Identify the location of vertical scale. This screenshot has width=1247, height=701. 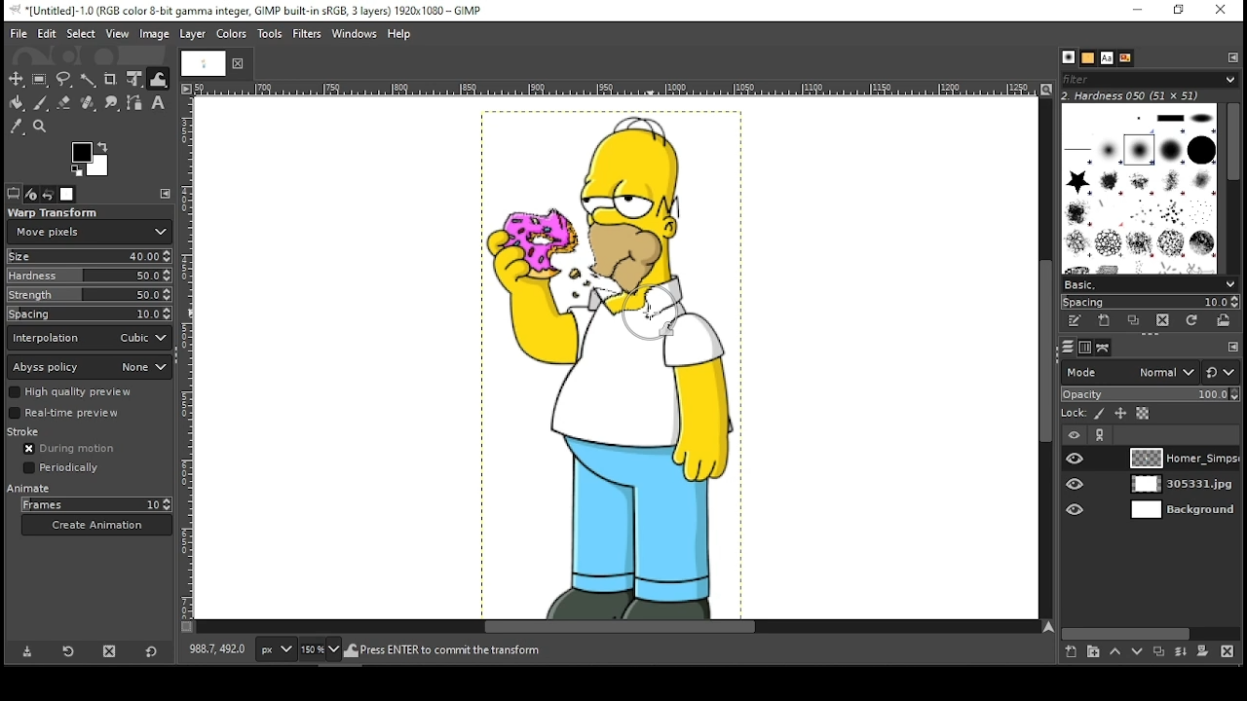
(623, 88).